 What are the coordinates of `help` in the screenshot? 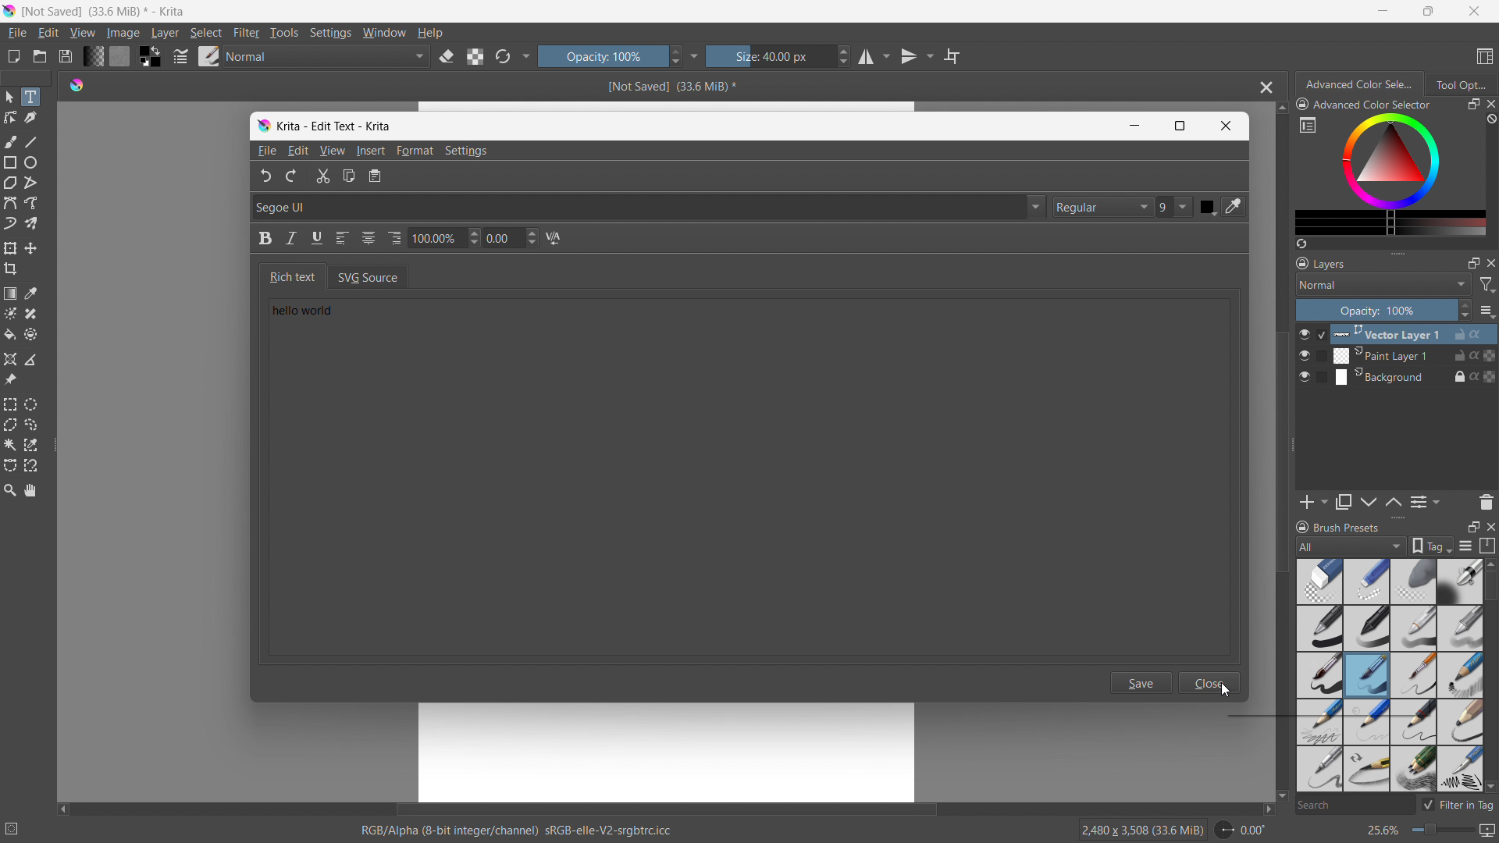 It's located at (430, 32).